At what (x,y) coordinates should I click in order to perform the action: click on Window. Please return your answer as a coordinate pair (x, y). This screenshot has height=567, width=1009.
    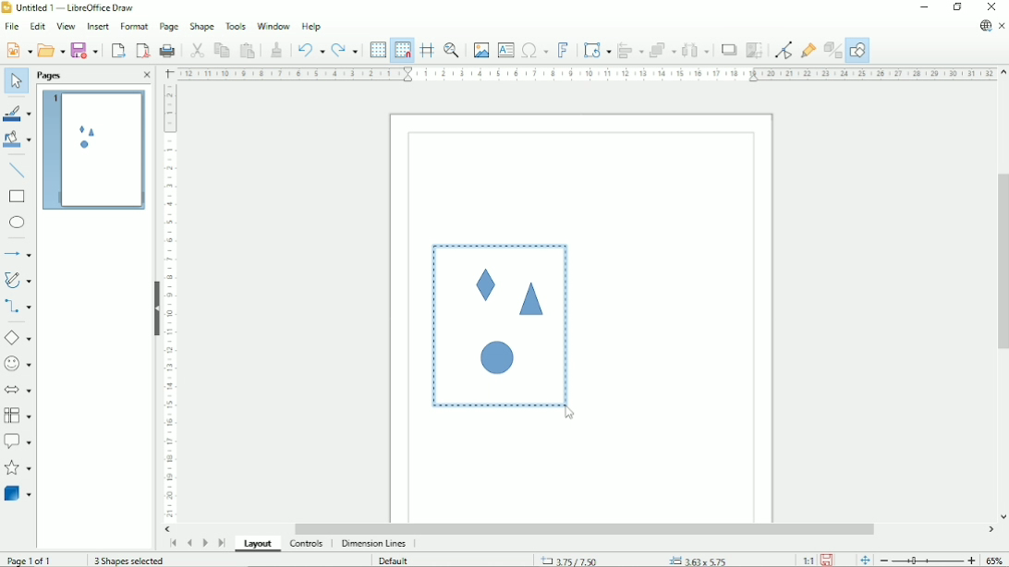
    Looking at the image, I should click on (272, 26).